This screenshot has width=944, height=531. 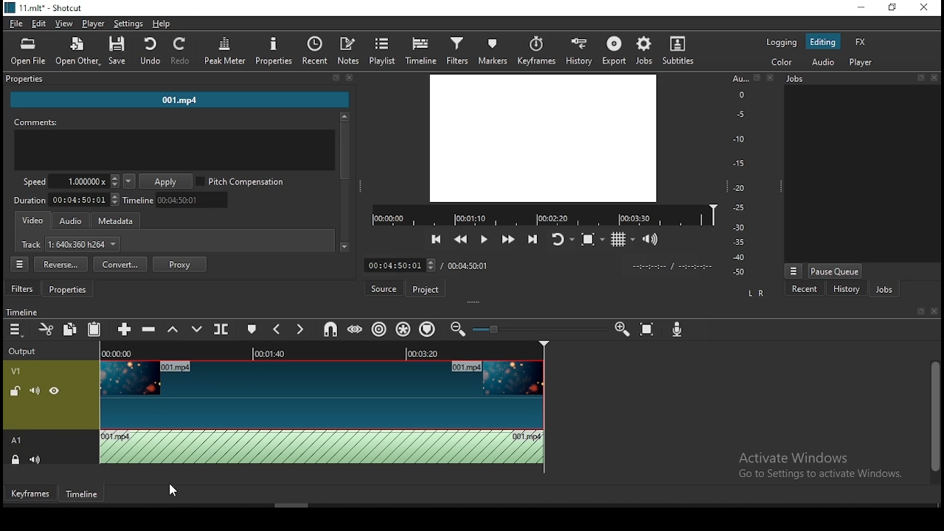 What do you see at coordinates (678, 330) in the screenshot?
I see `record audio` at bounding box center [678, 330].